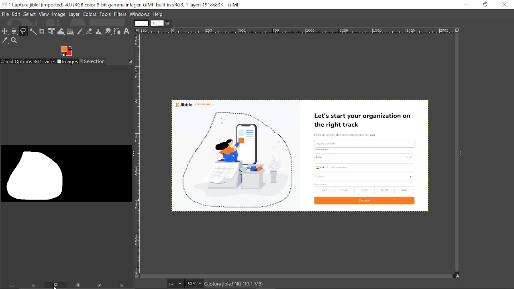 The height and width of the screenshot is (289, 514). Describe the element at coordinates (137, 31) in the screenshot. I see `Access this image menu` at that location.